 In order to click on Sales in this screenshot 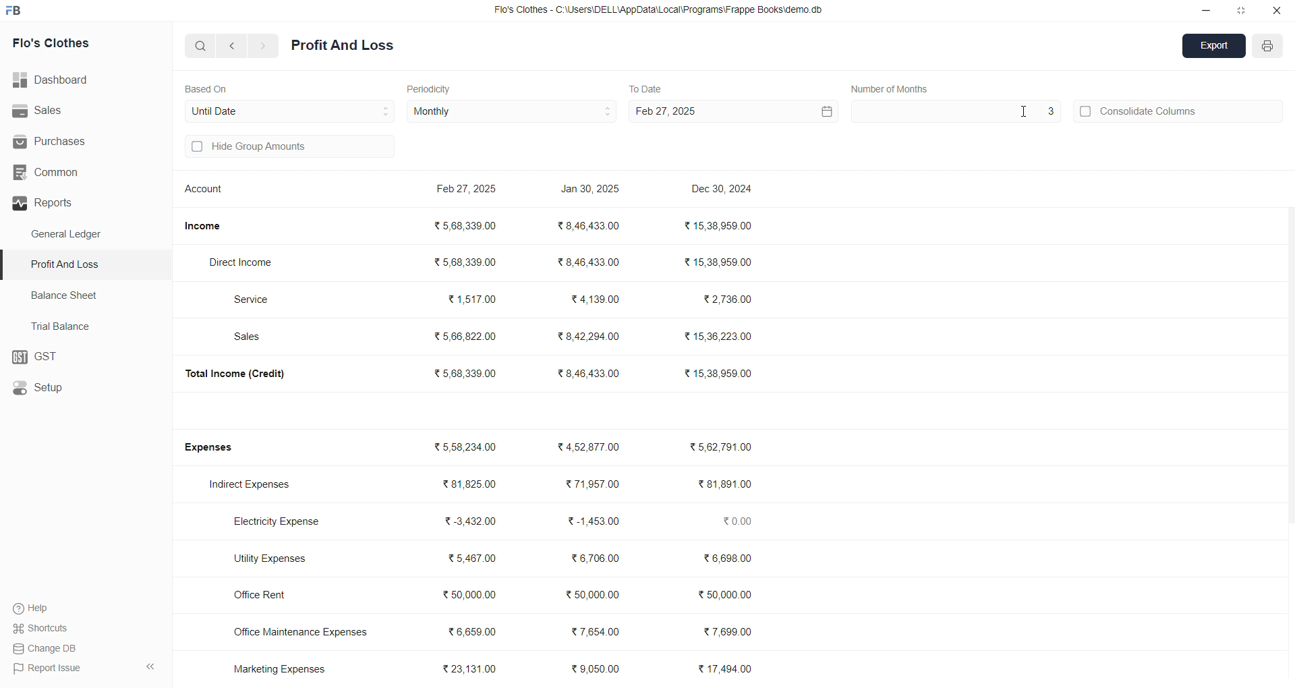, I will do `click(254, 338)`.